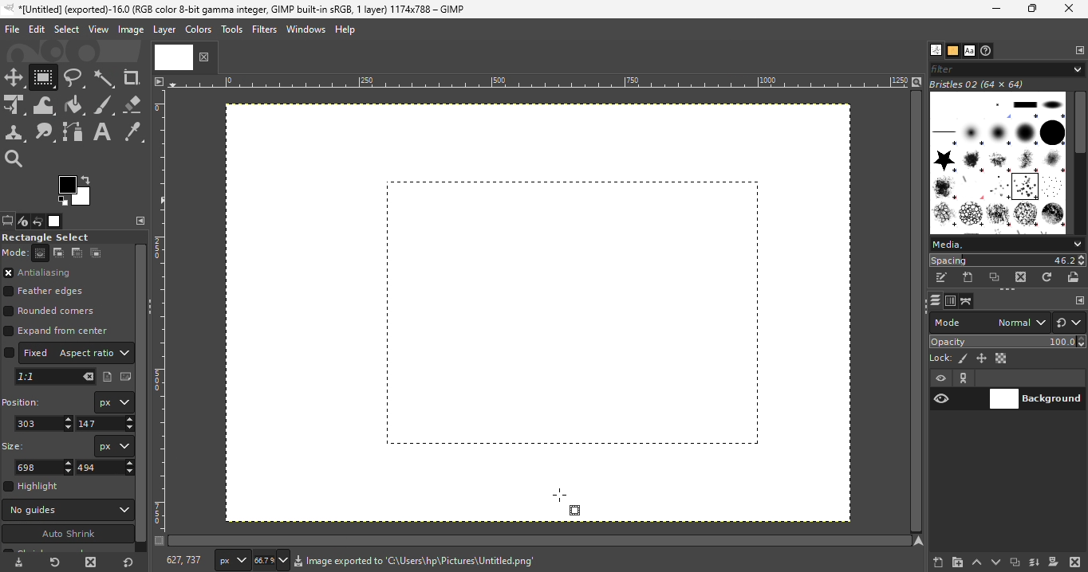 The image size is (1088, 572). Describe the element at coordinates (1008, 341) in the screenshot. I see `Opacity     100.0` at that location.